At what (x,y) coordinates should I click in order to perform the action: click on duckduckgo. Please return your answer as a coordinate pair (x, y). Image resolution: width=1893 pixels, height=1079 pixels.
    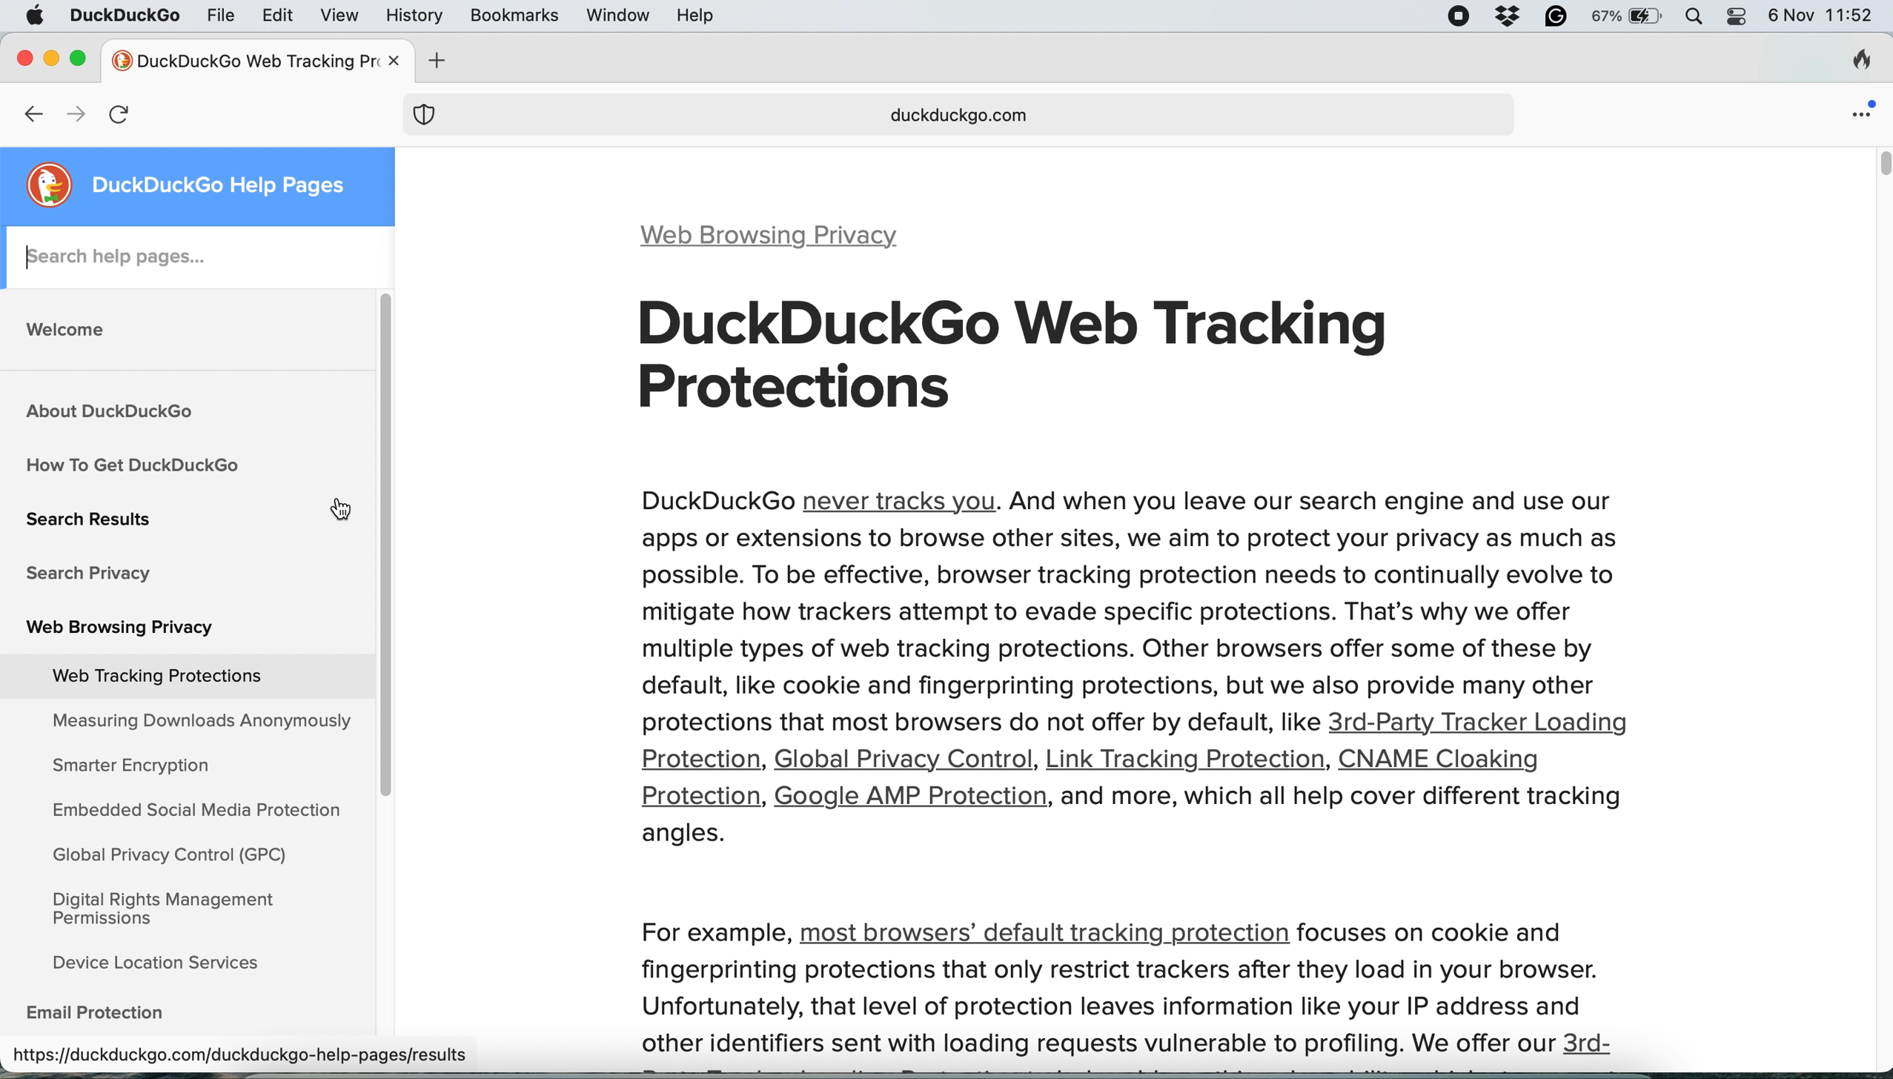
    Looking at the image, I should click on (126, 13).